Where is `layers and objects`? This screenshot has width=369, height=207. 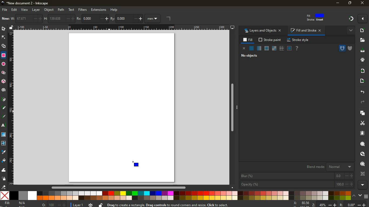 layers and objects is located at coordinates (263, 31).